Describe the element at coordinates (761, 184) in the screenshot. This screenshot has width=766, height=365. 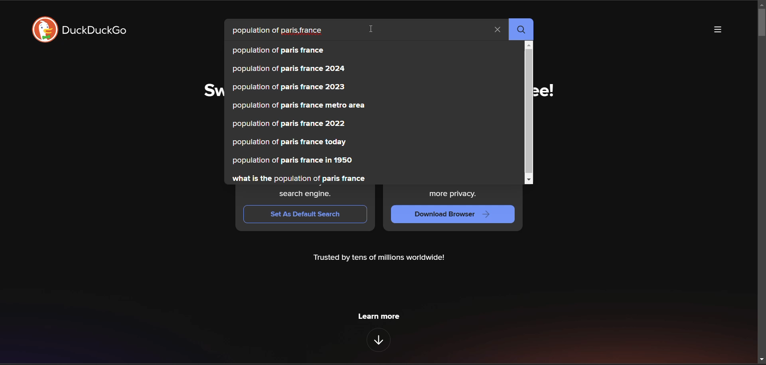
I see `vertical scroll bar` at that location.